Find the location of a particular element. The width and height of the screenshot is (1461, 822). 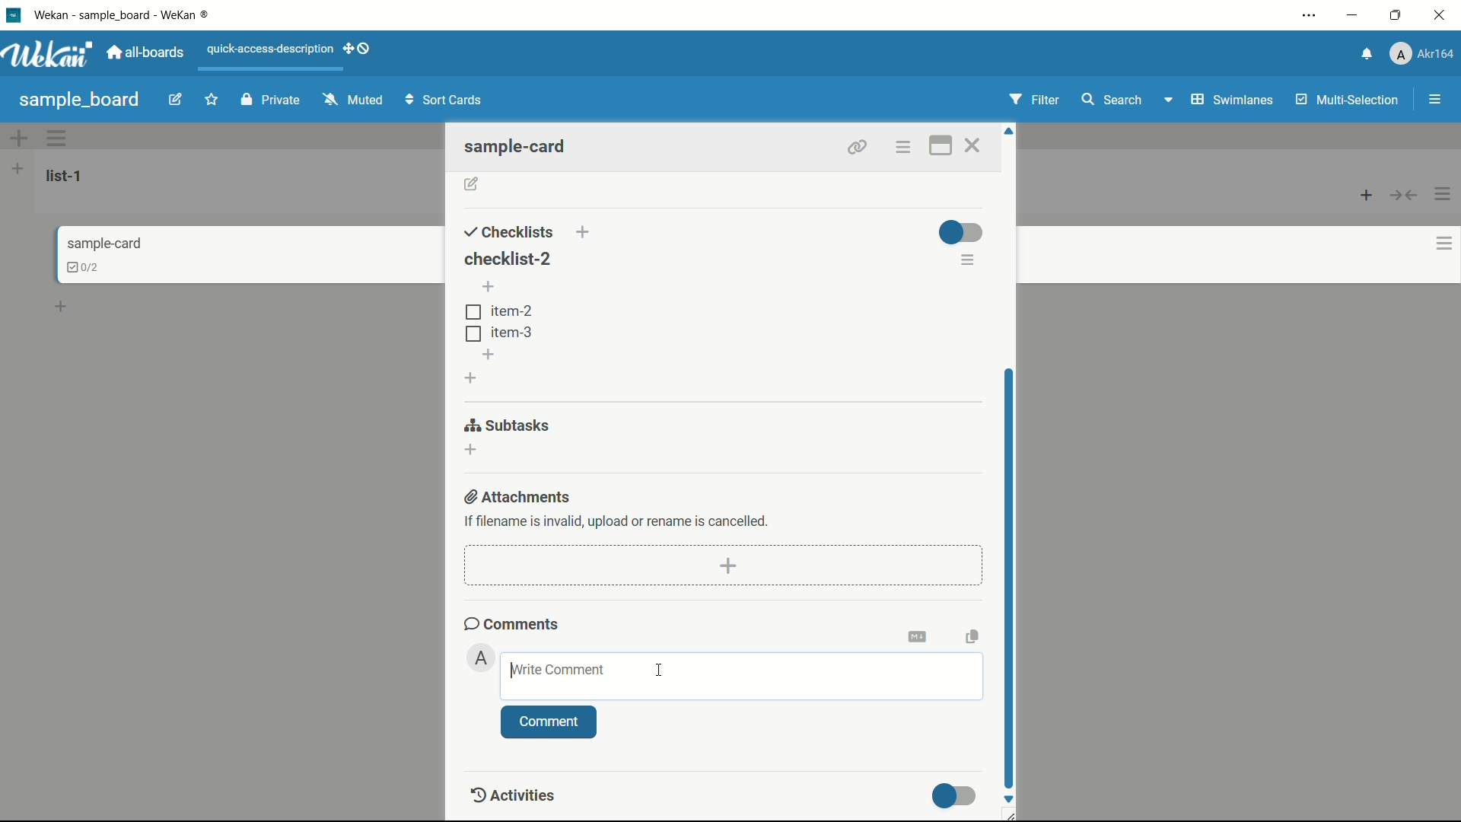

all boards is located at coordinates (149, 53).